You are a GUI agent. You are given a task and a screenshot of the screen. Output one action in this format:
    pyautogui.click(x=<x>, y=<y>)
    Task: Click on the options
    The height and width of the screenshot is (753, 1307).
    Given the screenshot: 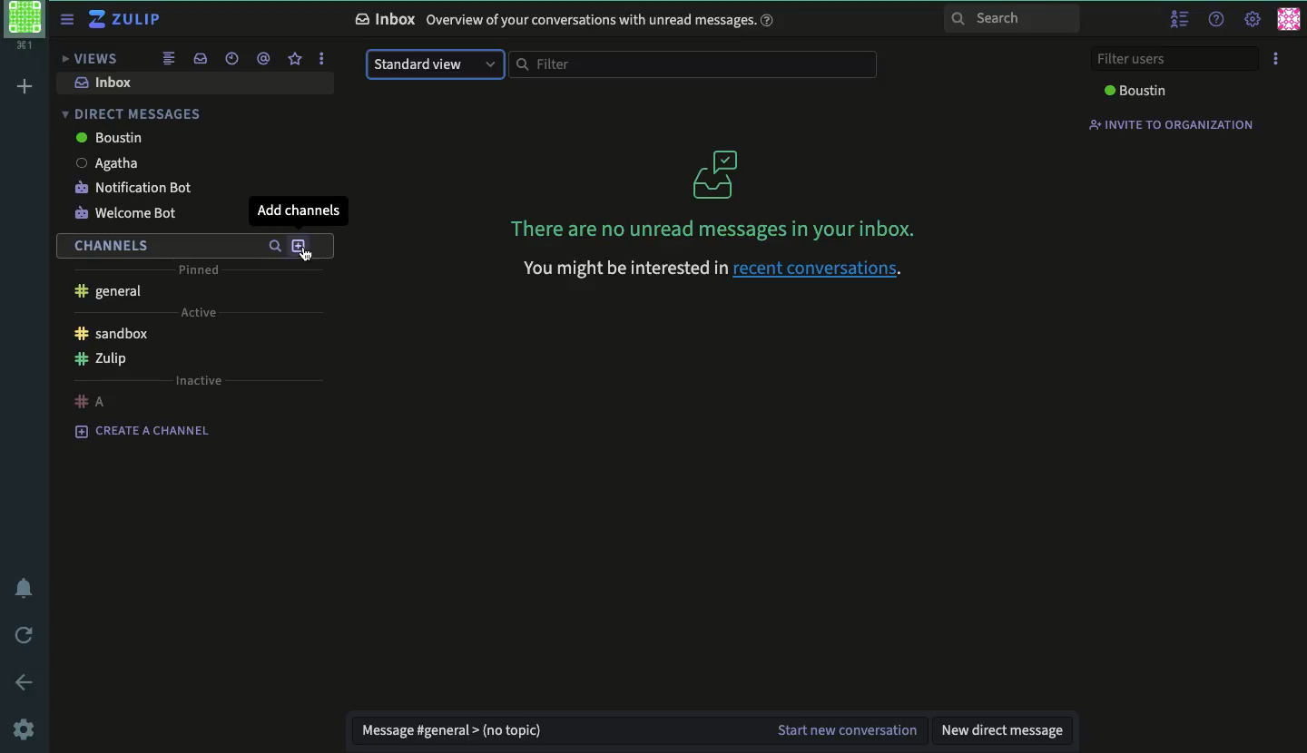 What is the action you would take?
    pyautogui.click(x=1274, y=59)
    